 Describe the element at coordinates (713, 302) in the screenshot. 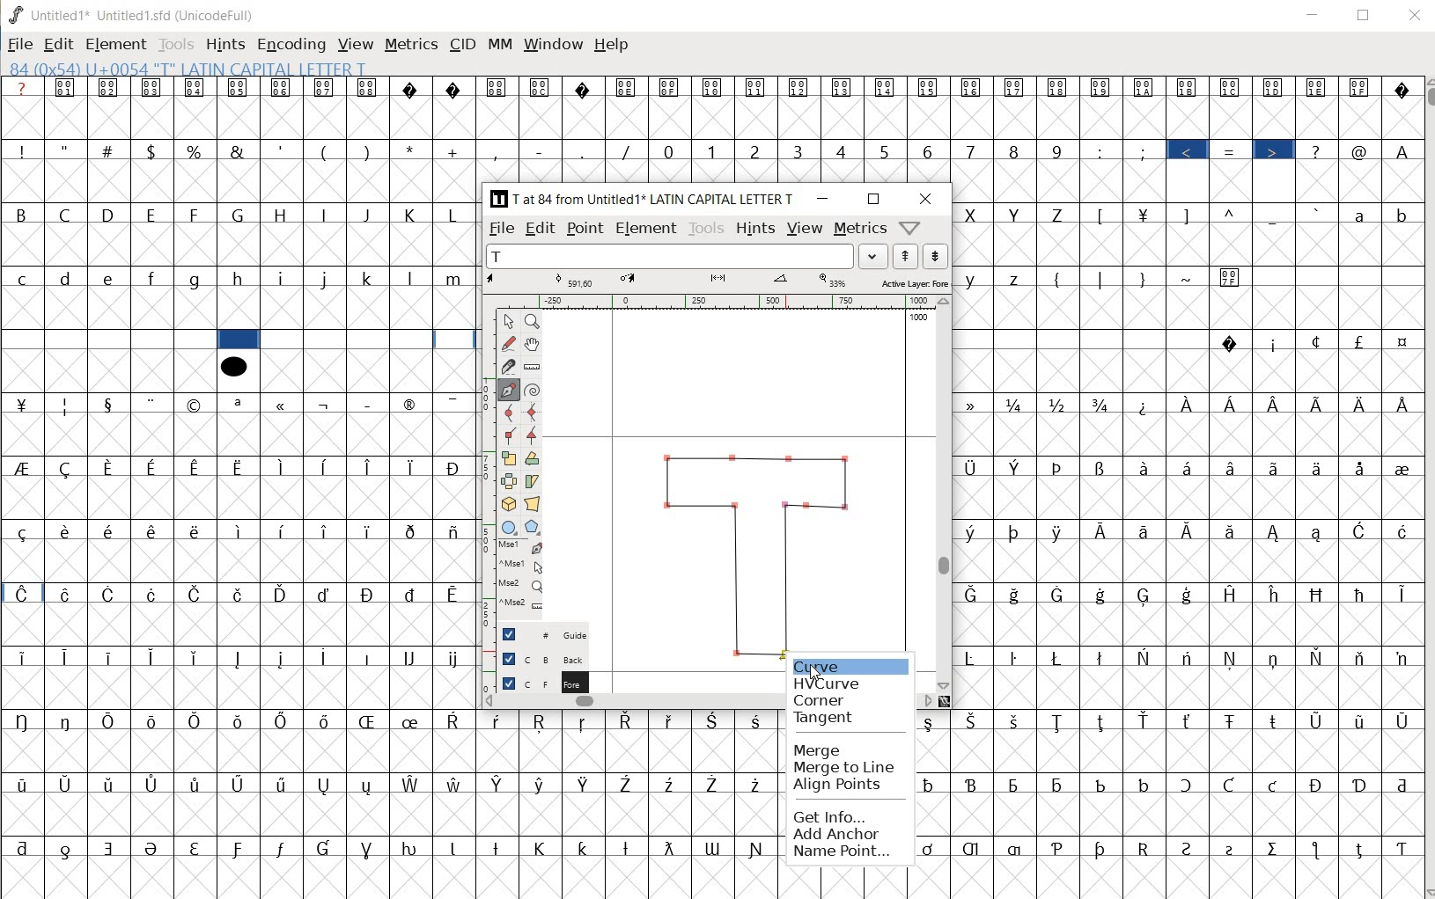

I see `ruler` at that location.